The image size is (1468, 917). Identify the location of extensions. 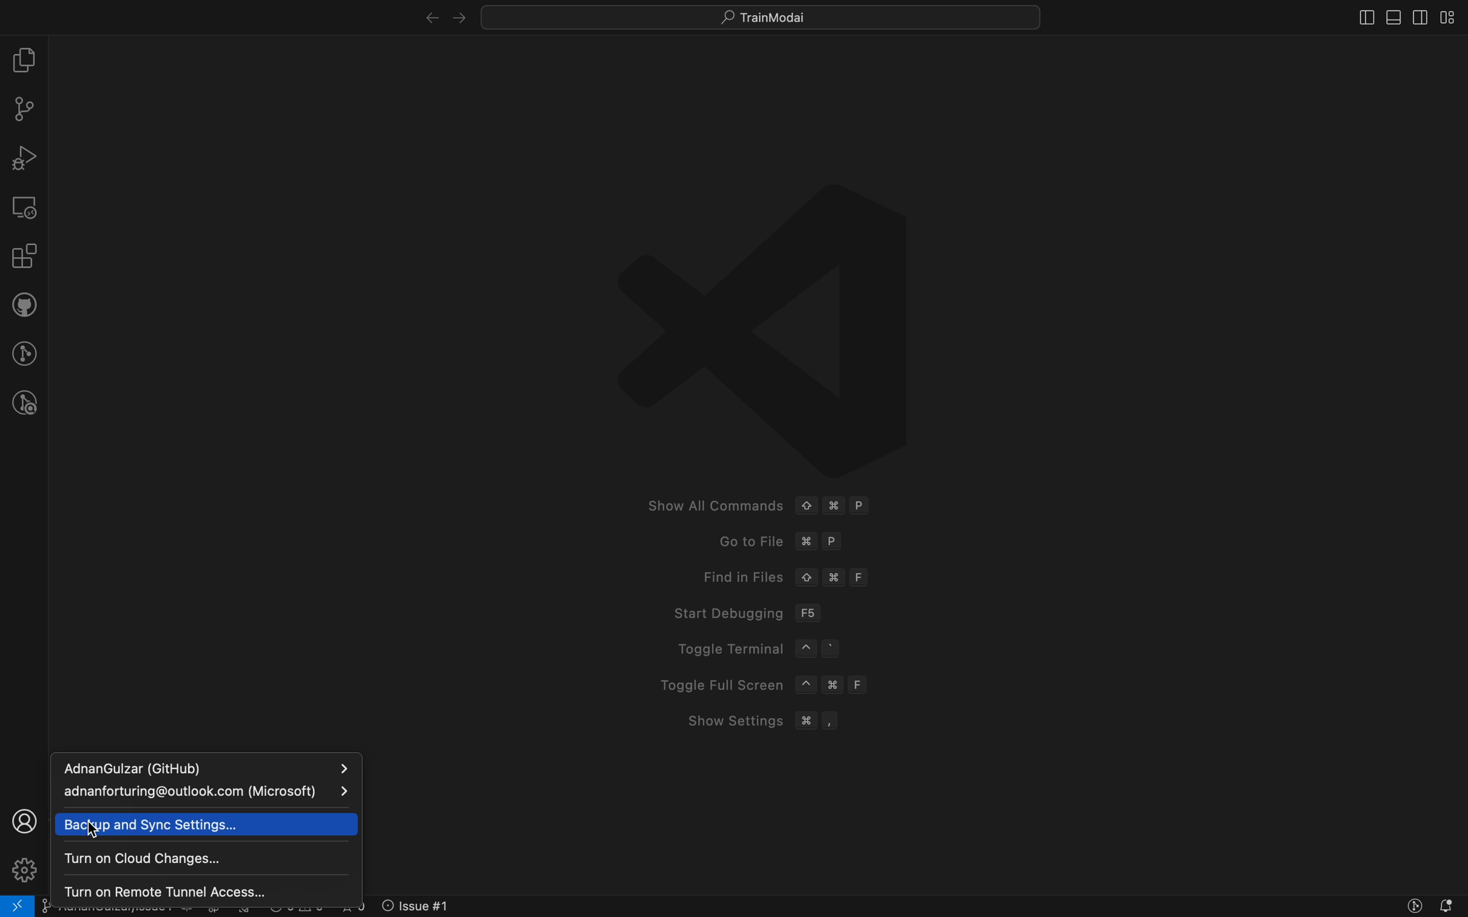
(22, 257).